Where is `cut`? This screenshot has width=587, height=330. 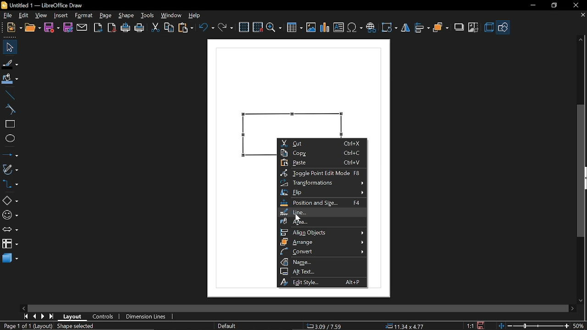
cut is located at coordinates (155, 28).